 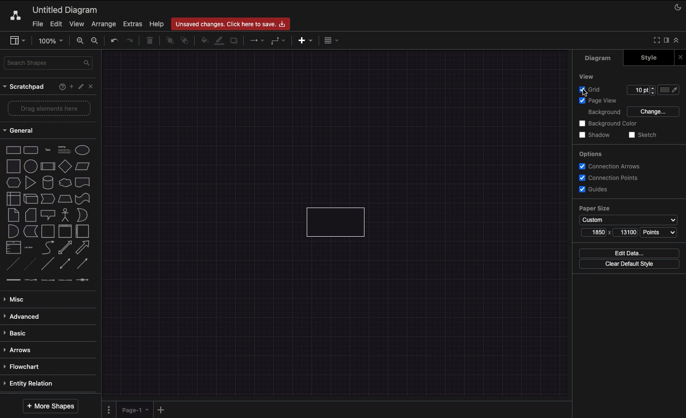 I want to click on Unsaved to save, so click(x=232, y=23).